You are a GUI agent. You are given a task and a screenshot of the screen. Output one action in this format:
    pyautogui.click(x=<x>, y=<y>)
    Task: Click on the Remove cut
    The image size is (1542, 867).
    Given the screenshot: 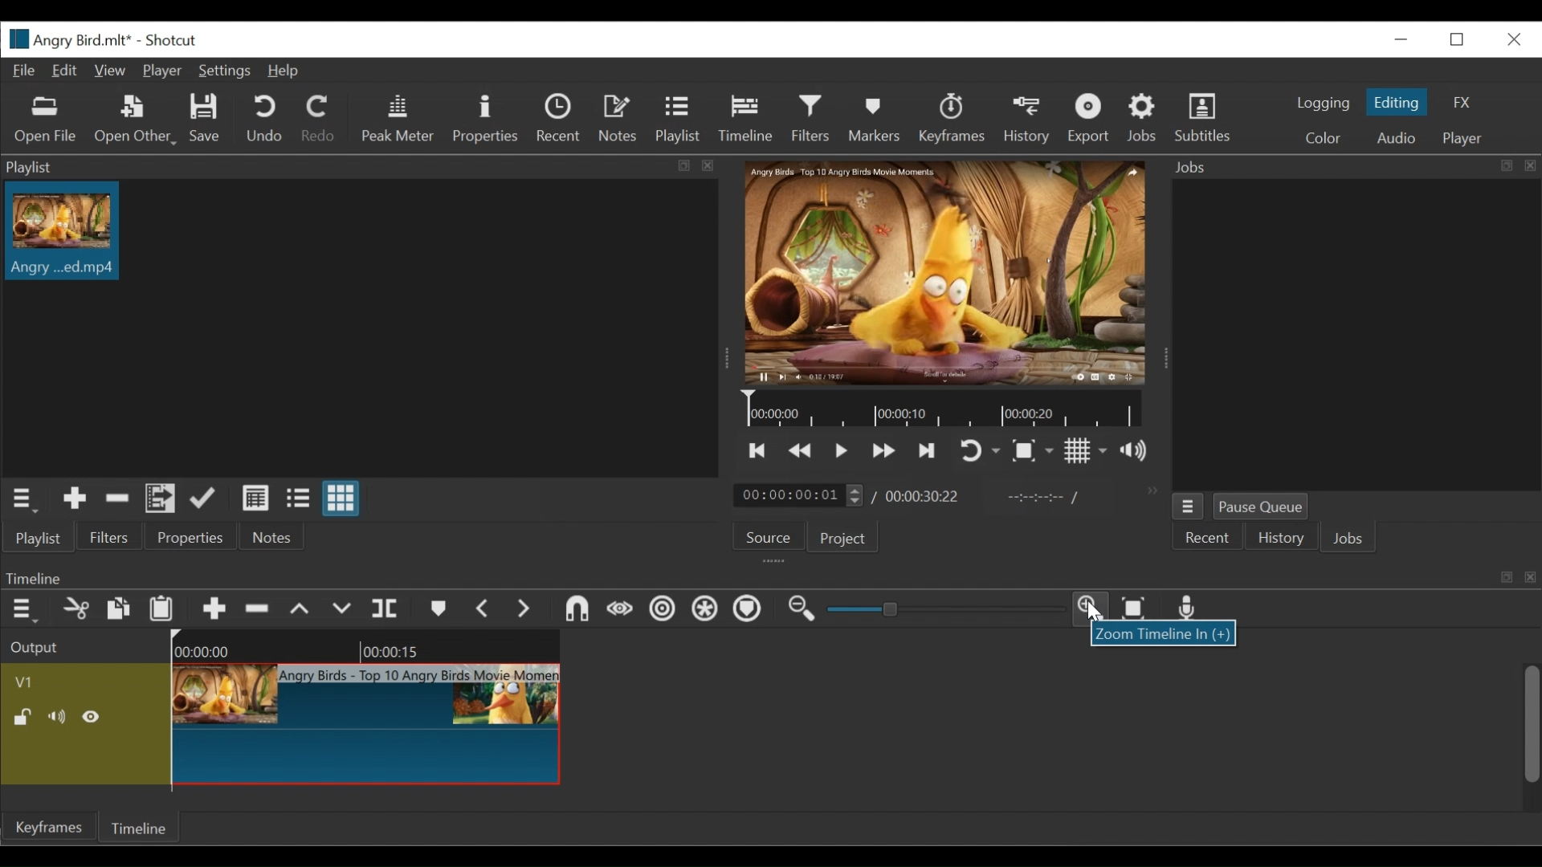 What is the action you would take?
    pyautogui.click(x=119, y=502)
    